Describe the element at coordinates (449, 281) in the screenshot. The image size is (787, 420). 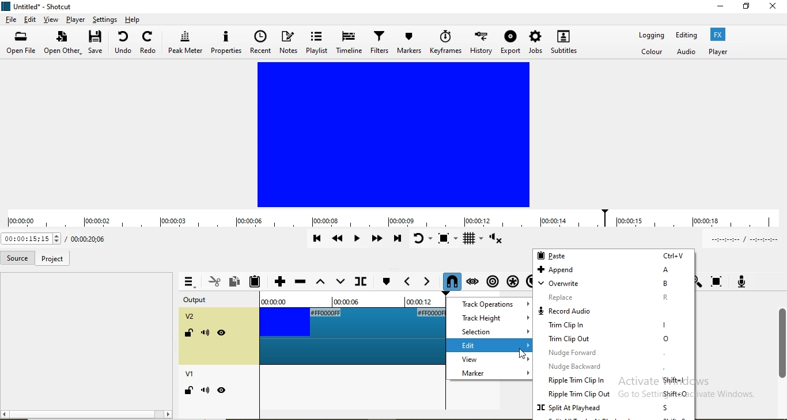
I see `Snap` at that location.